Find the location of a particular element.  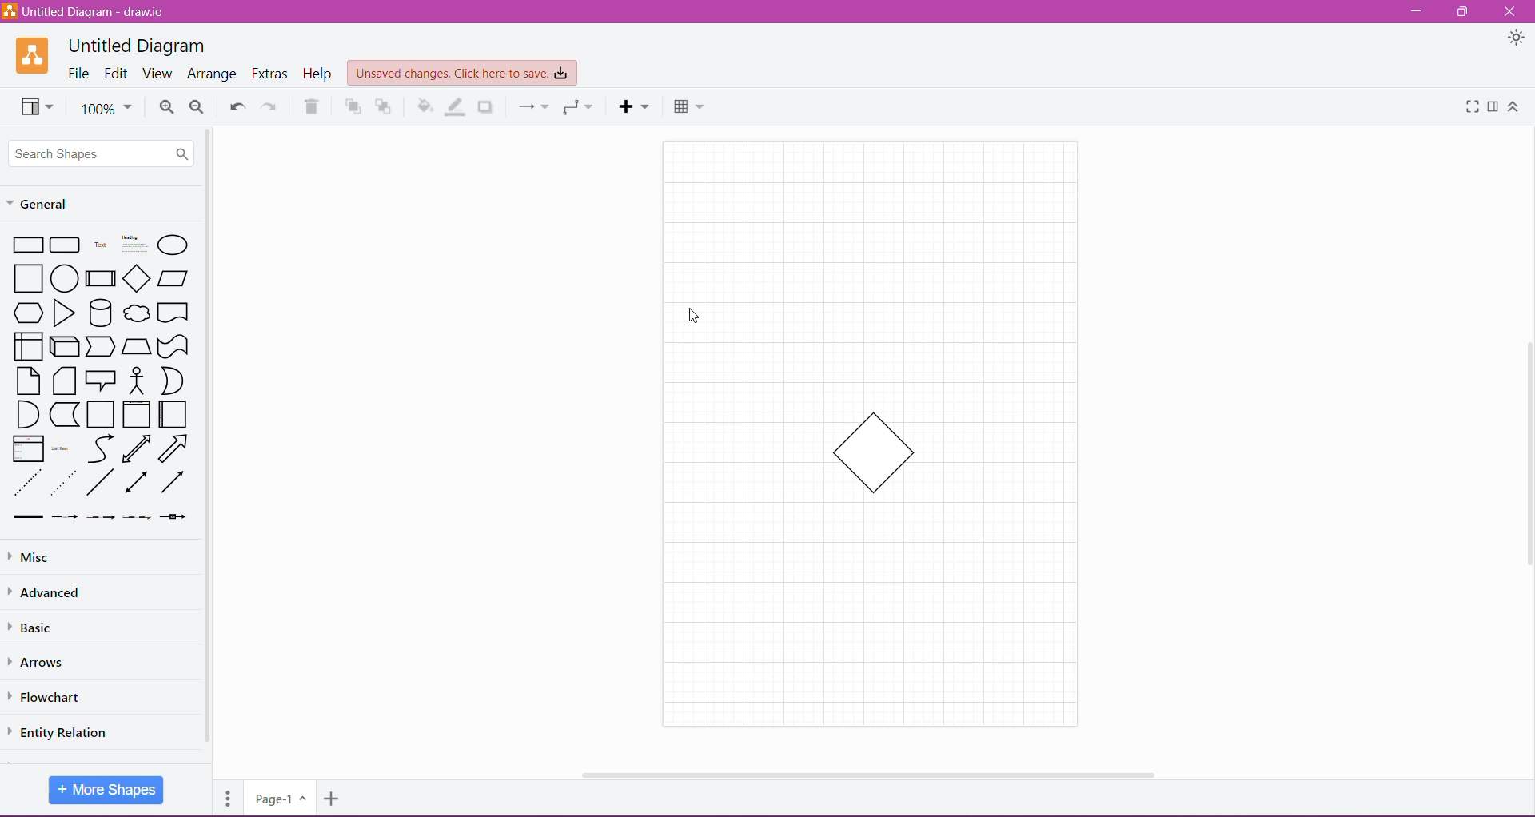

Fill Color is located at coordinates (425, 105).